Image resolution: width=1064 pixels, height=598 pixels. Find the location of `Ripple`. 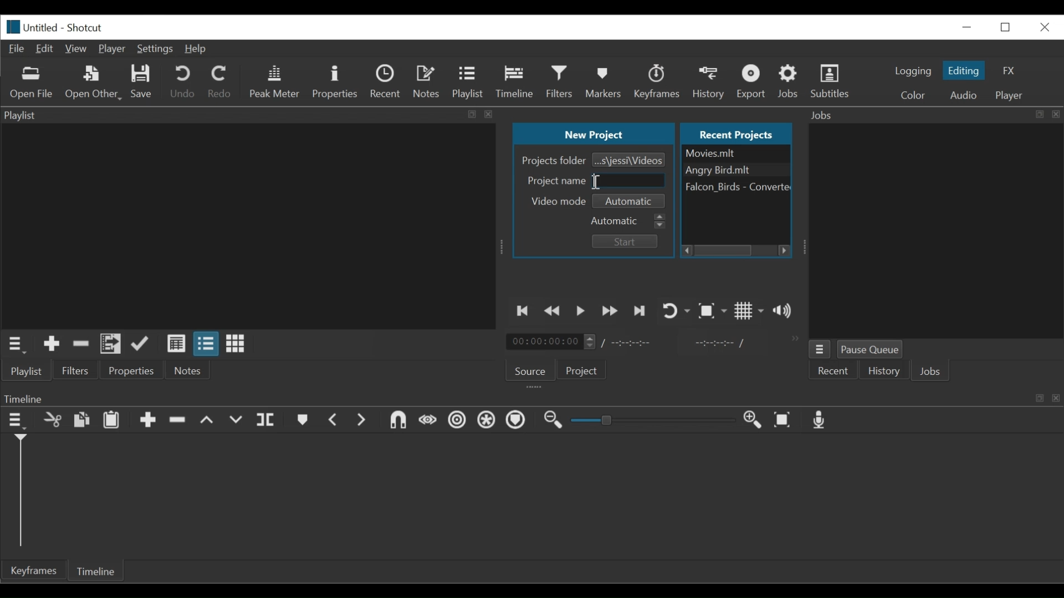

Ripple is located at coordinates (456, 421).